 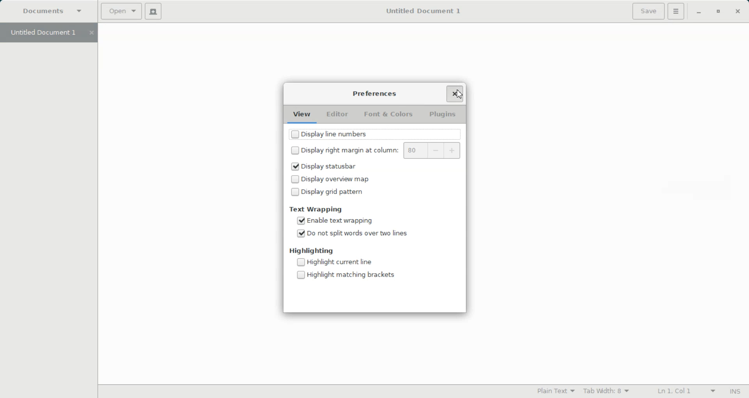 What do you see at coordinates (735, 392) in the screenshot?
I see `Insert` at bounding box center [735, 392].